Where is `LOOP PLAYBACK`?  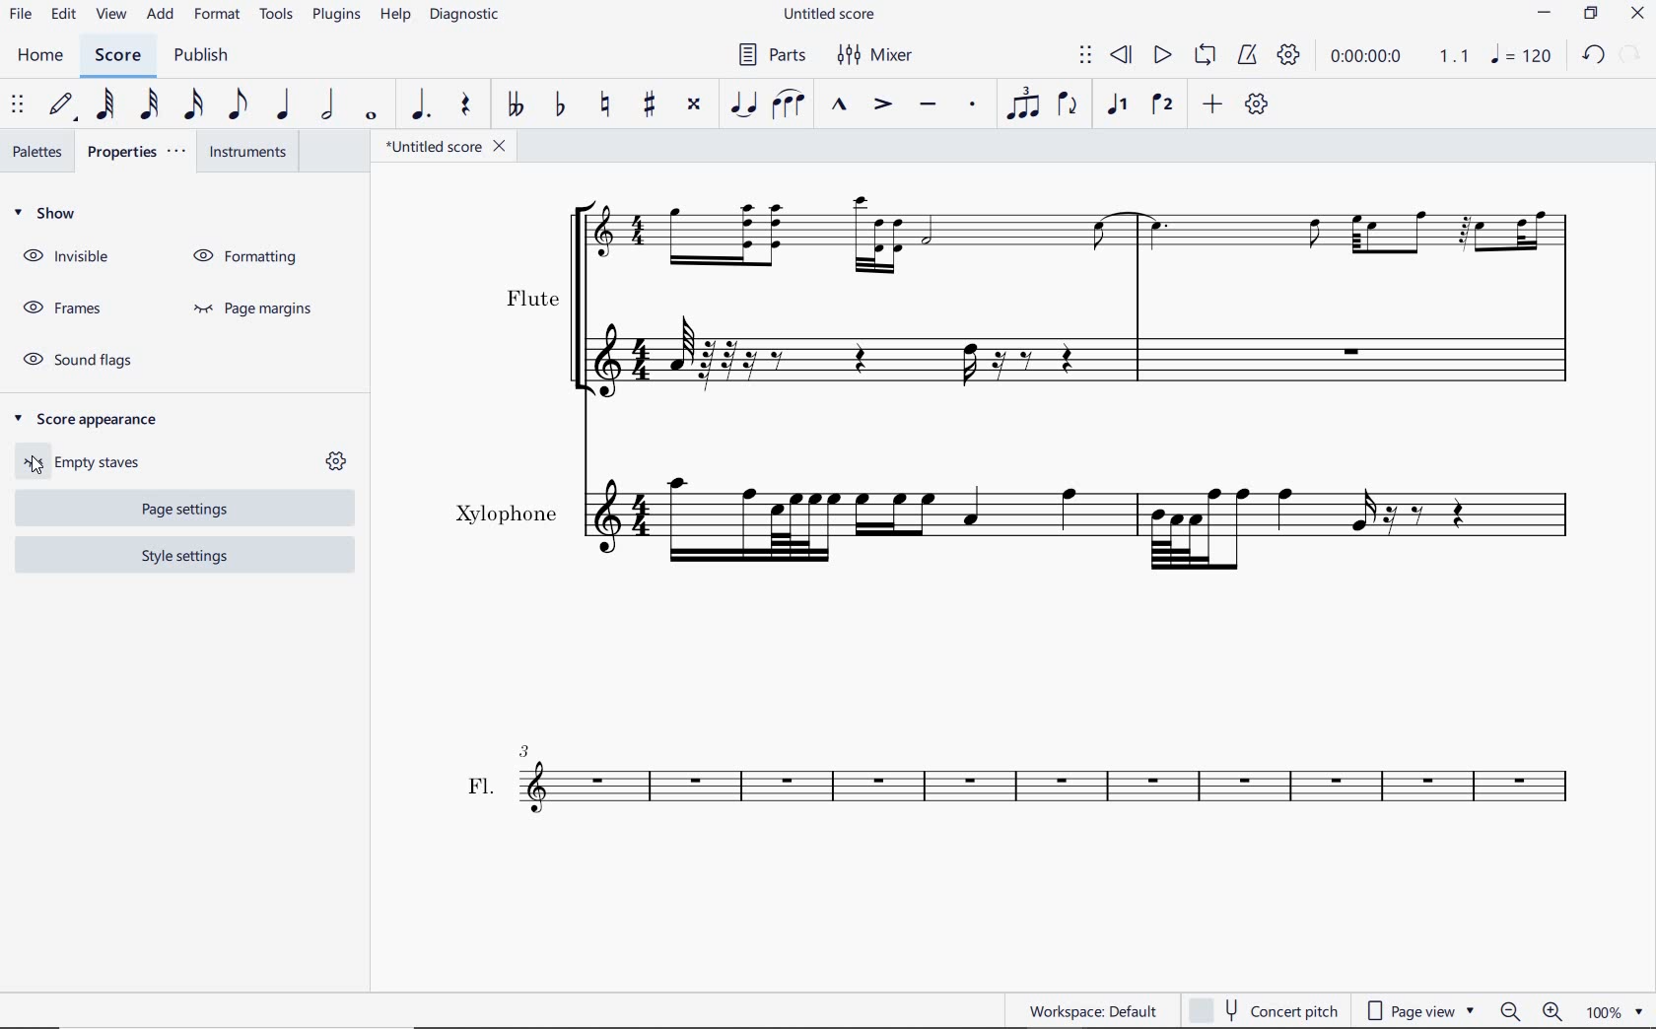
LOOP PLAYBACK is located at coordinates (1206, 56).